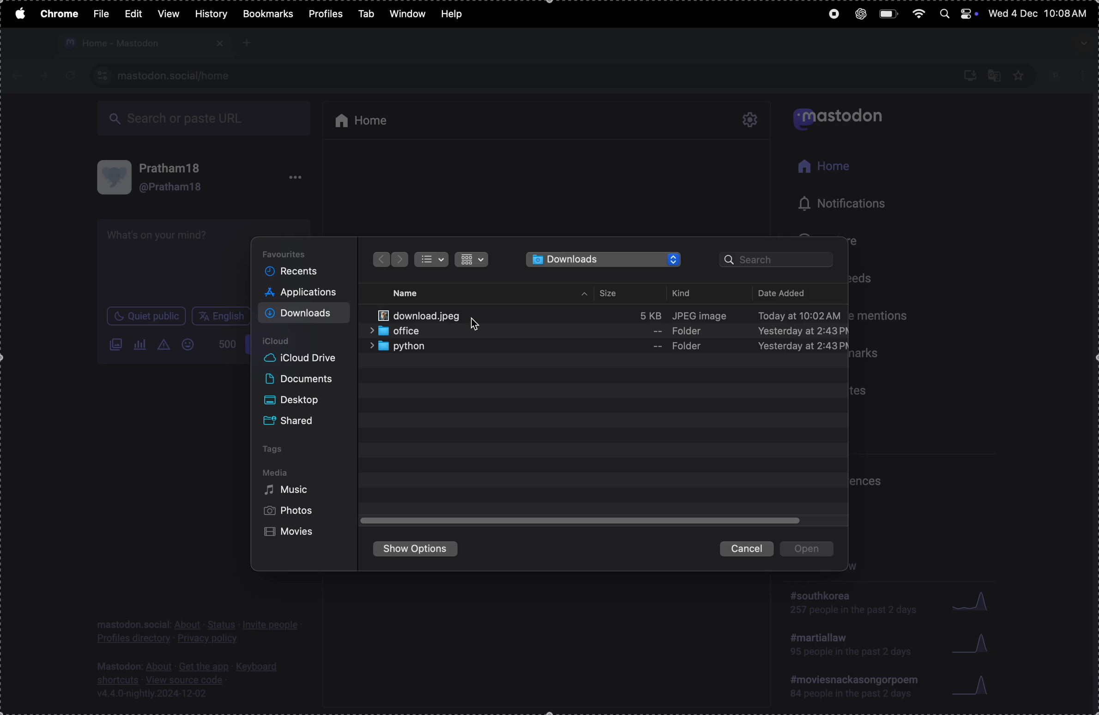  What do you see at coordinates (609, 331) in the screenshot?
I see `office folder` at bounding box center [609, 331].